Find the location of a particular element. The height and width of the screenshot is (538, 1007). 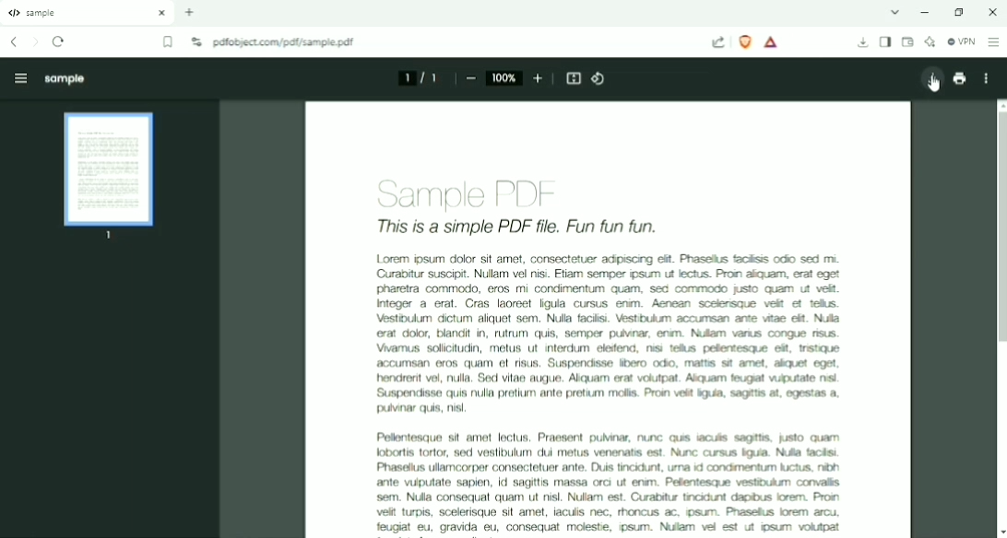

Customize and control brave is located at coordinates (994, 41).